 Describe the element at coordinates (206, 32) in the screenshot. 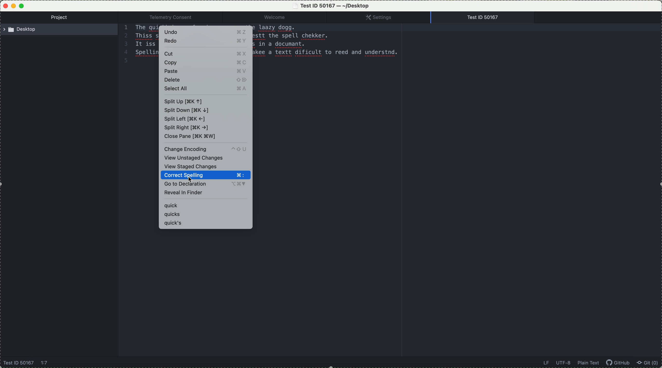

I see `undo` at that location.